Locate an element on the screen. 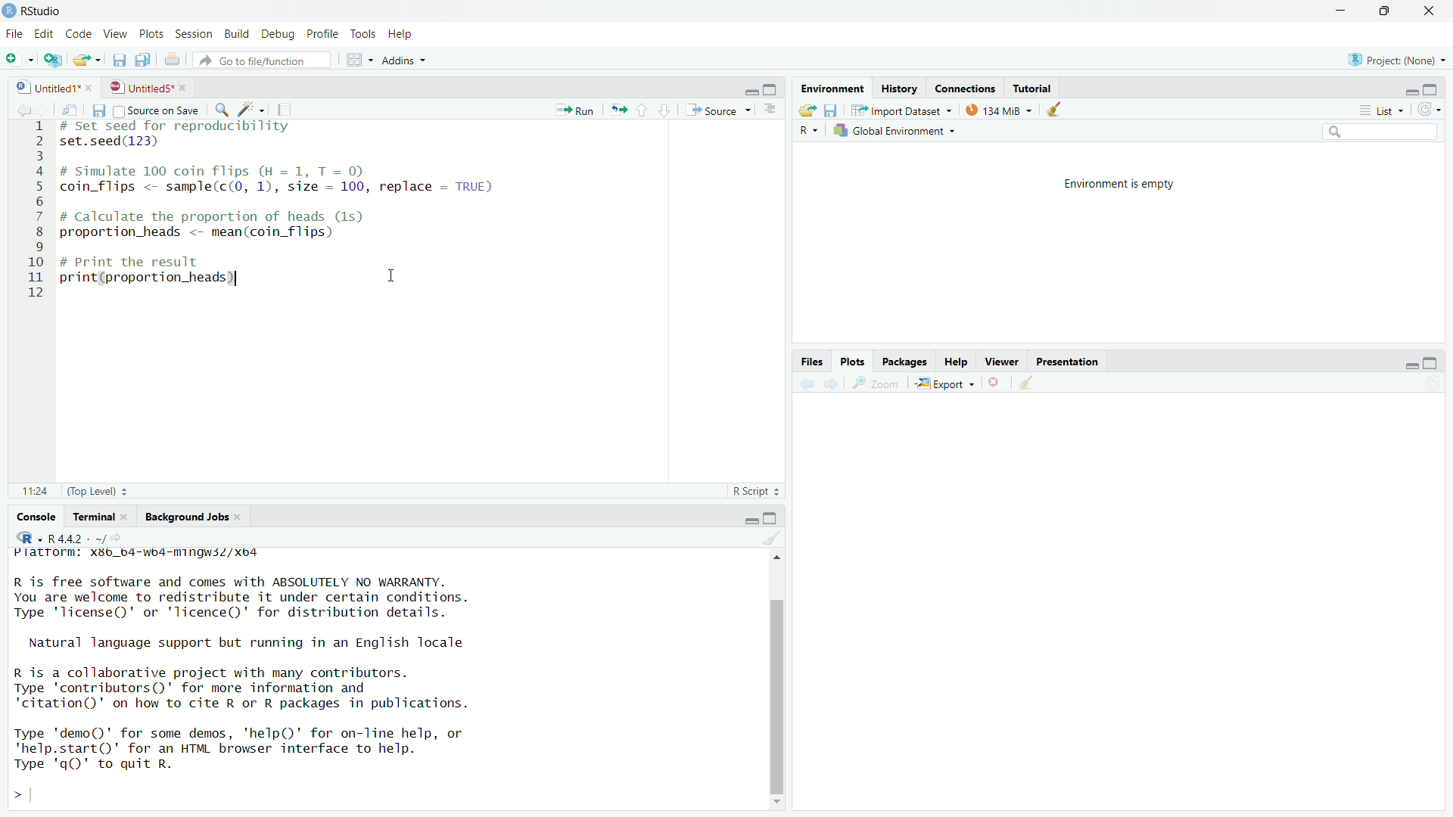  save workspace as is located at coordinates (833, 110).